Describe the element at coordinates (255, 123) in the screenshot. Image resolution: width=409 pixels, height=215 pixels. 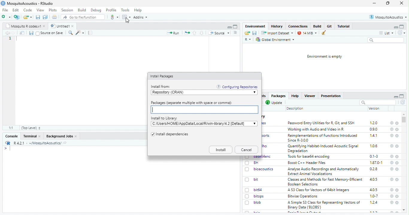
I see `Drop-down ` at that location.